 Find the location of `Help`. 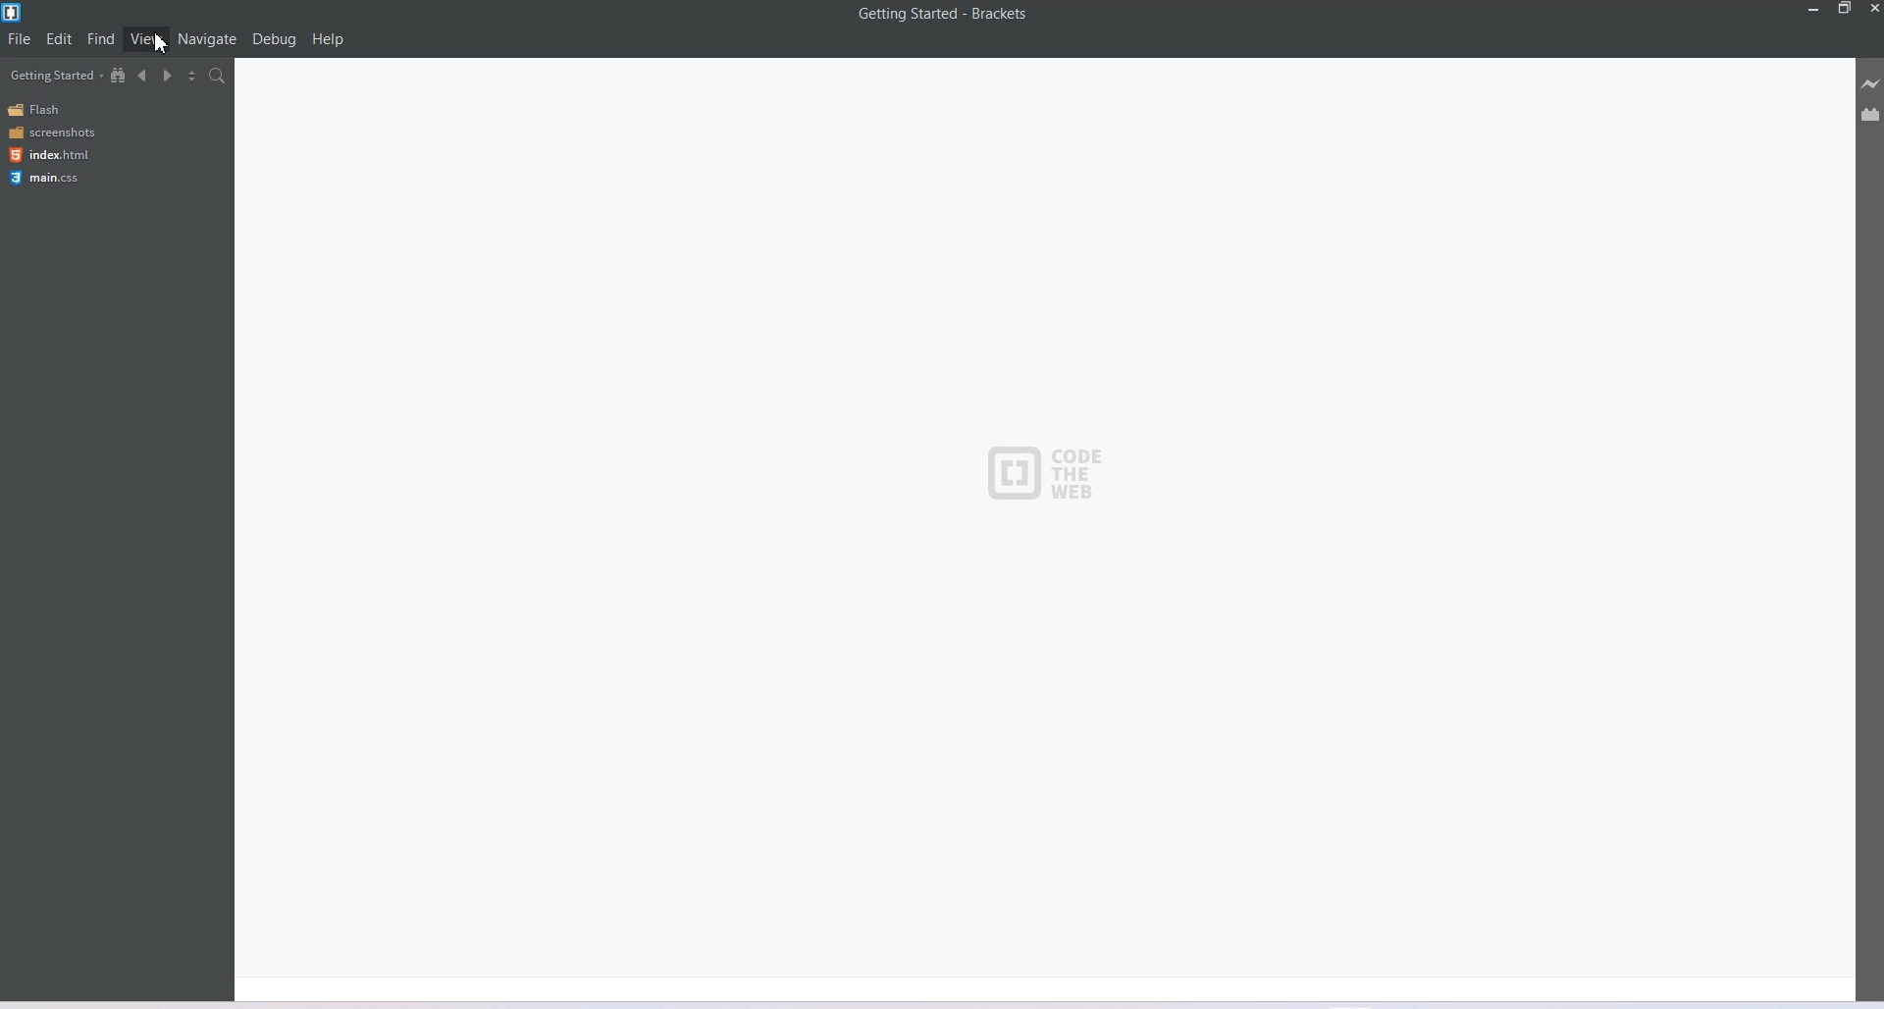

Help is located at coordinates (328, 39).